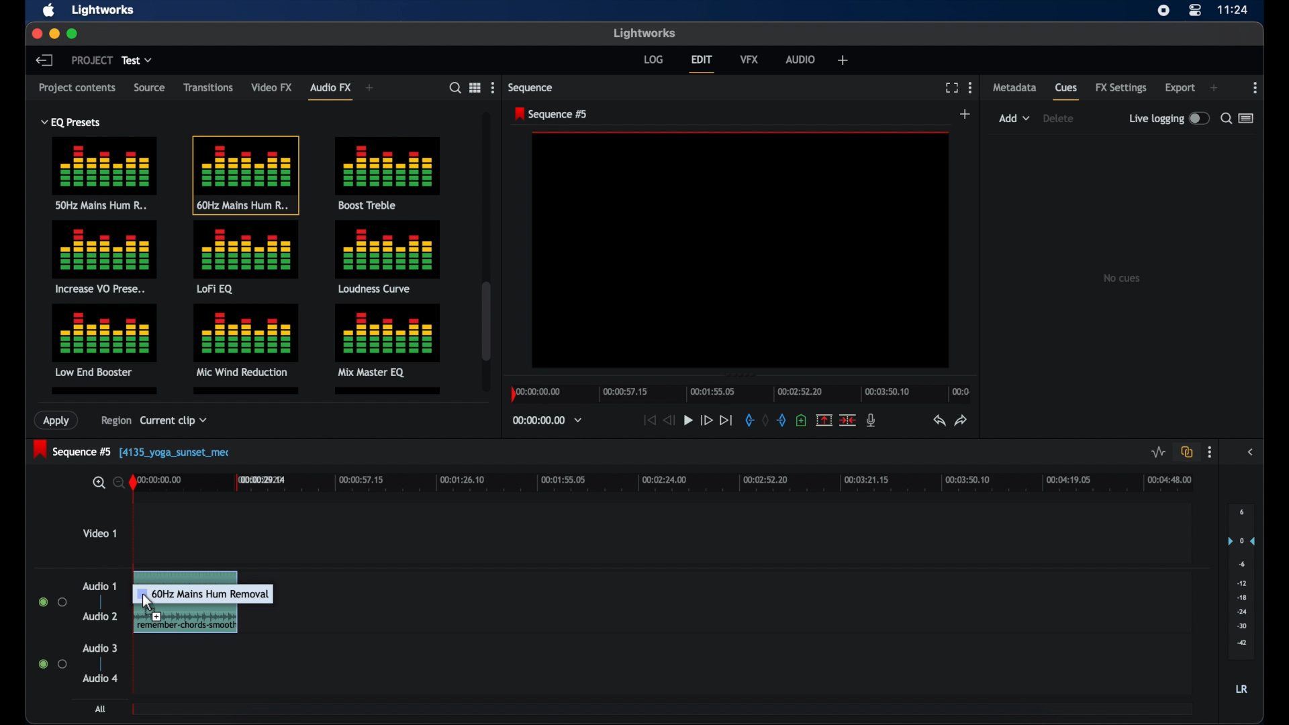 This screenshot has width=1289, height=725. I want to click on audio 3, so click(99, 648).